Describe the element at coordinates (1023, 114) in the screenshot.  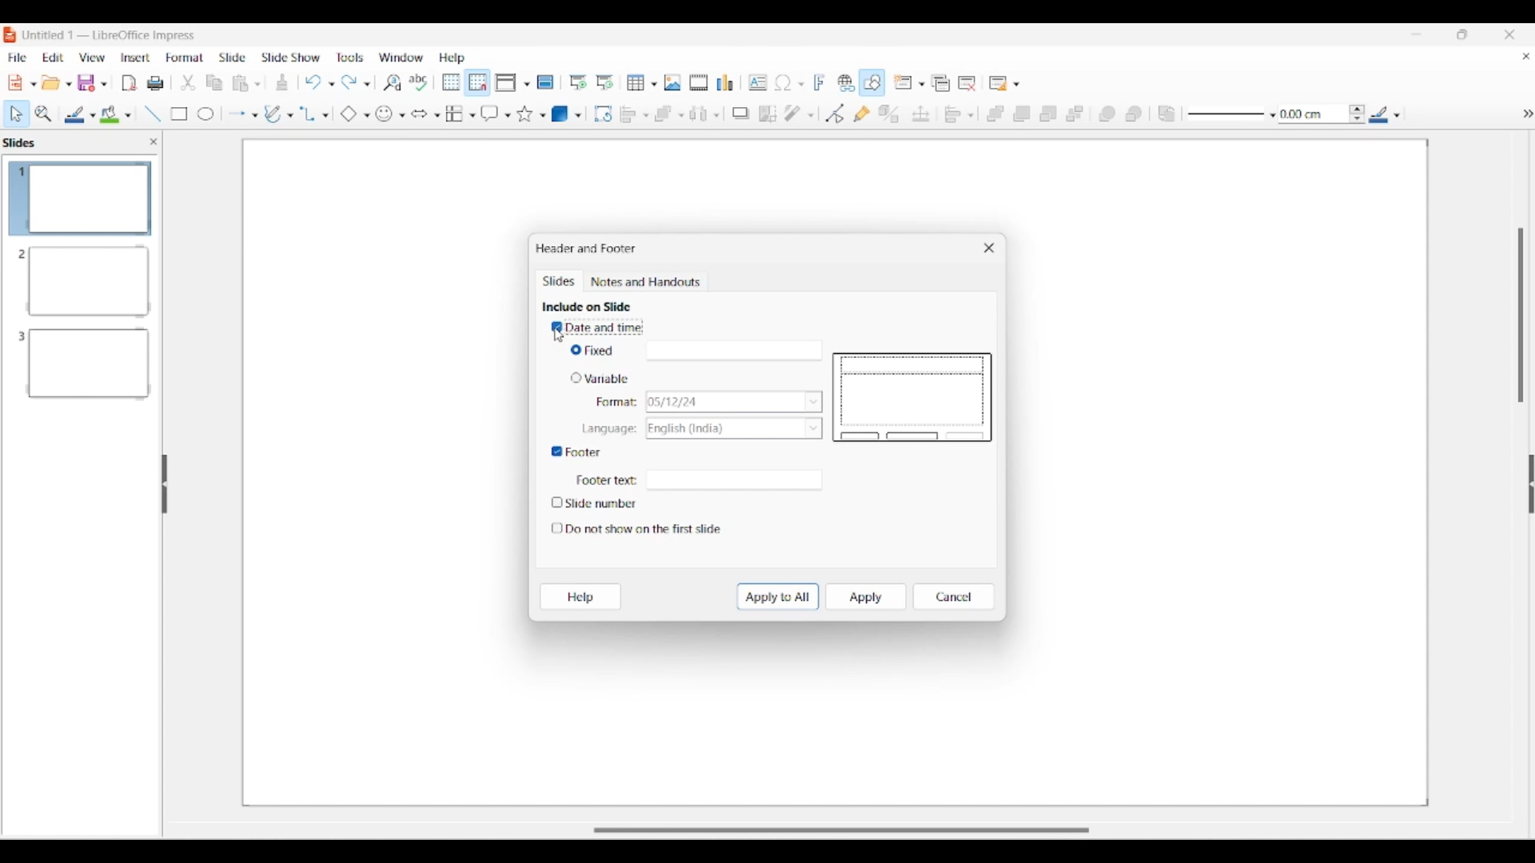
I see `Bring forward` at that location.